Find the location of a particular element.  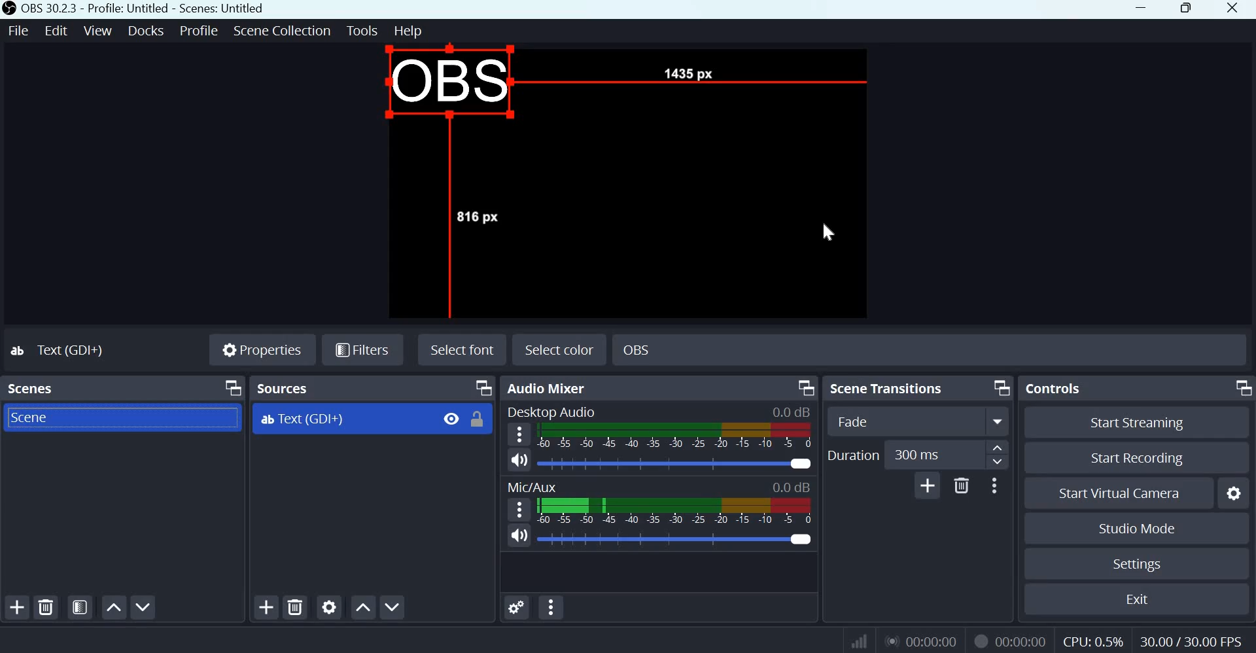

Filters is located at coordinates (361, 350).